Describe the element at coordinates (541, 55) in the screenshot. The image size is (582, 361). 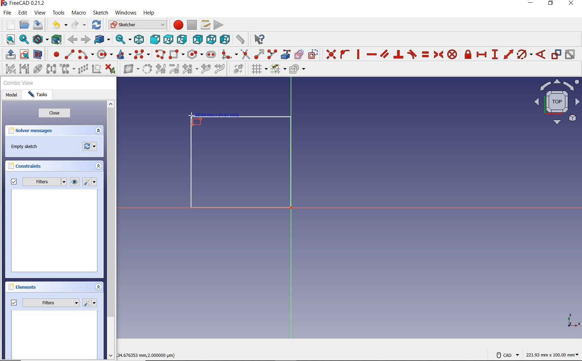
I see `constrain angle` at that location.